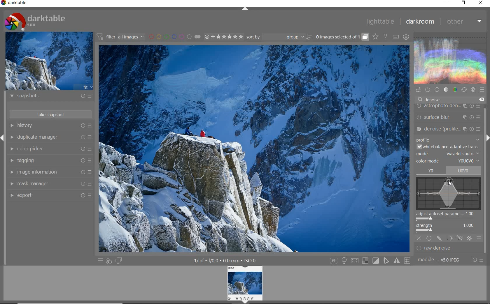 The height and width of the screenshot is (304, 490). I want to click on quick access to presets, so click(100, 261).